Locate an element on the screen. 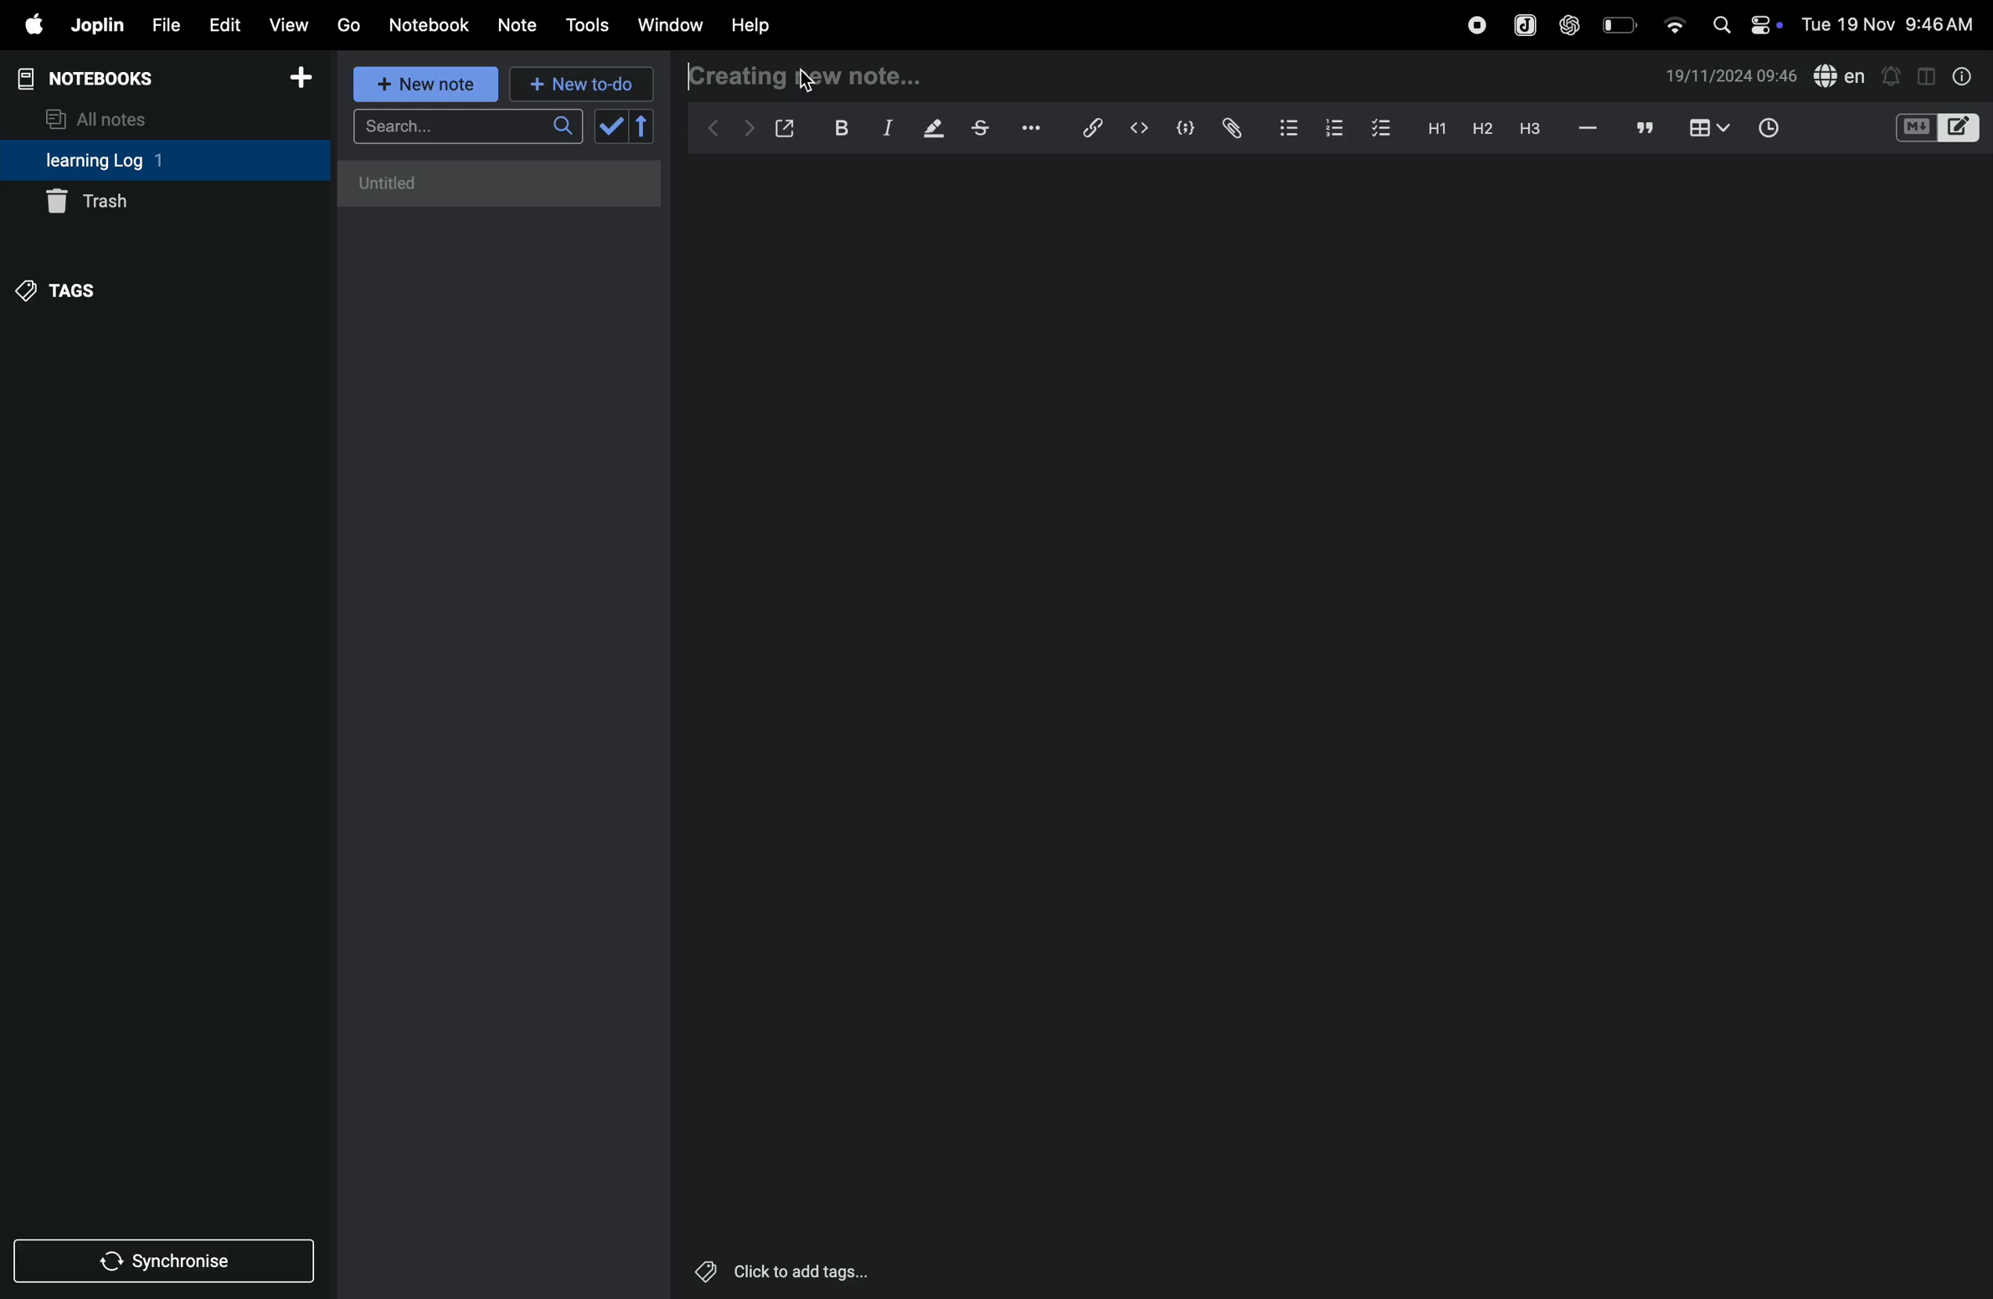 The image size is (1993, 1299). toggle editor layout is located at coordinates (1928, 74).